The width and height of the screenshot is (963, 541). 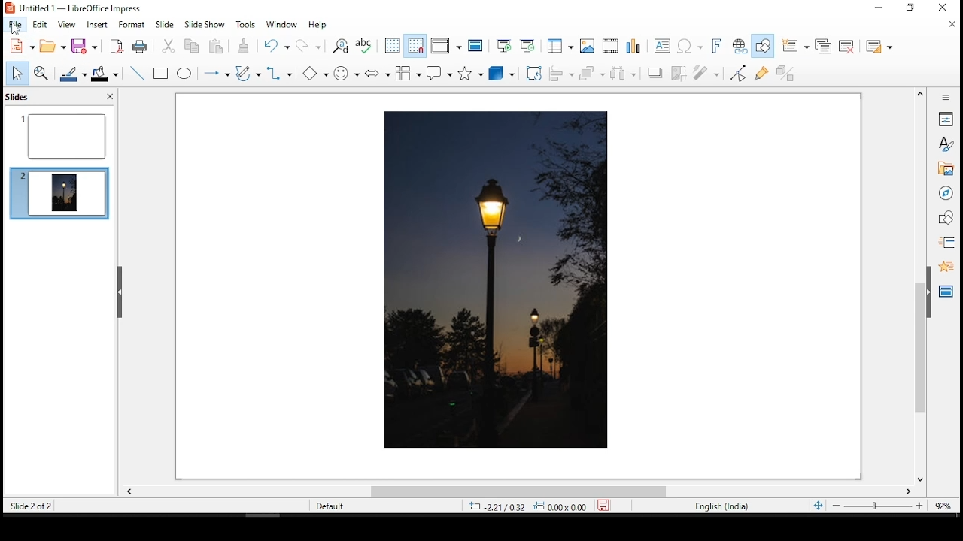 I want to click on slide layout, so click(x=879, y=46).